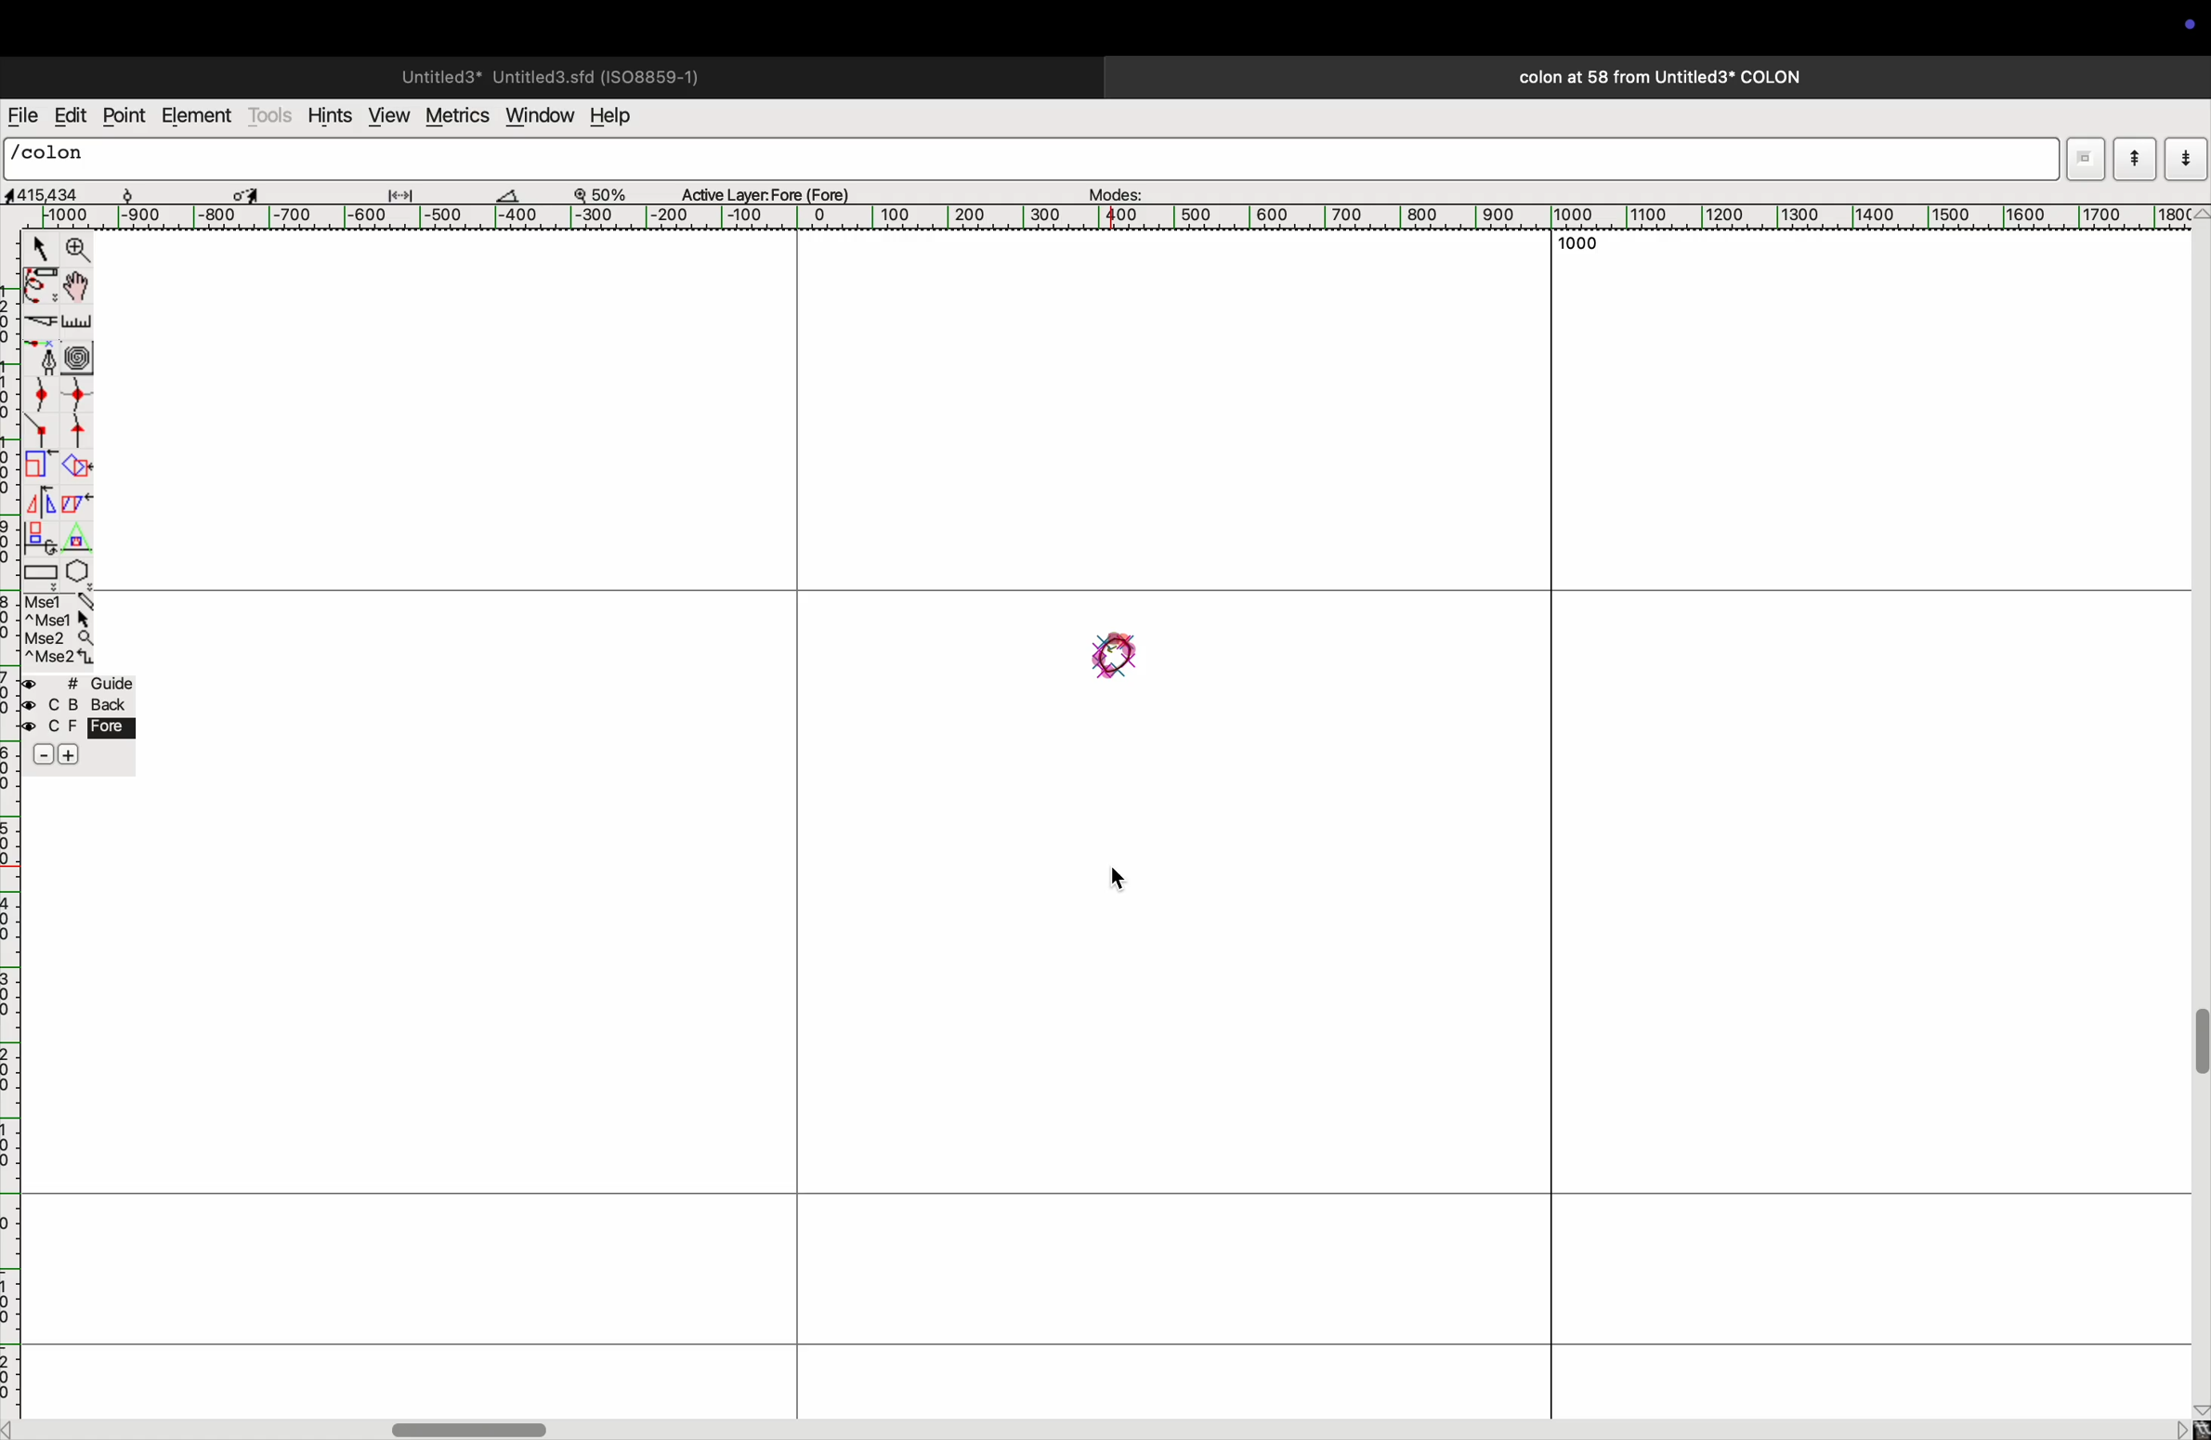  What do you see at coordinates (1130, 217) in the screenshot?
I see `horizontal scale` at bounding box center [1130, 217].